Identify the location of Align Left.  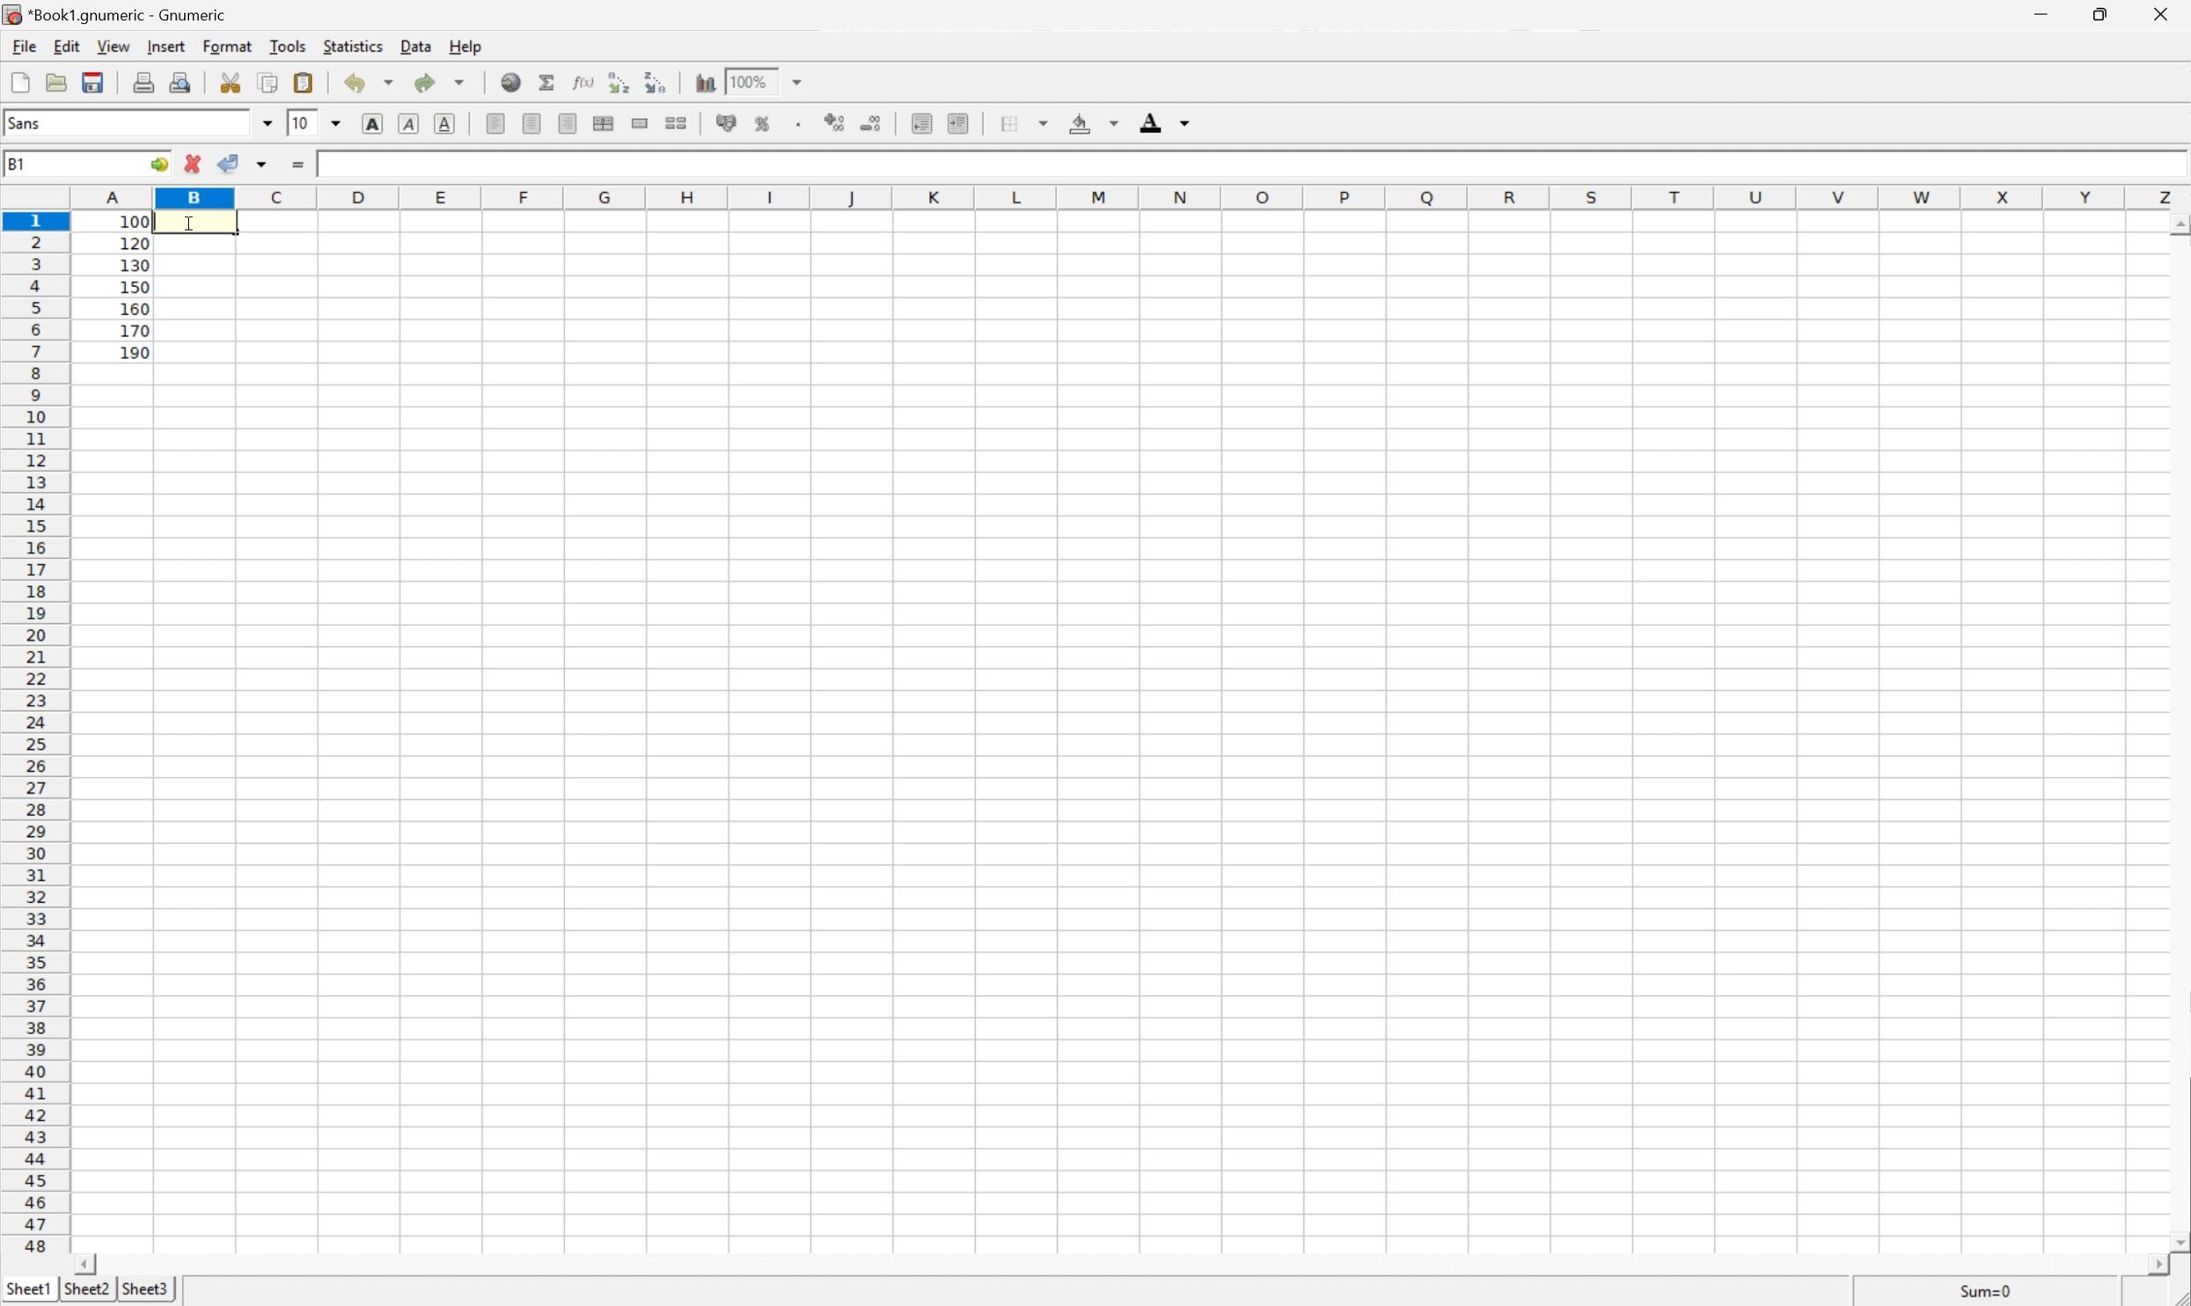
(495, 123).